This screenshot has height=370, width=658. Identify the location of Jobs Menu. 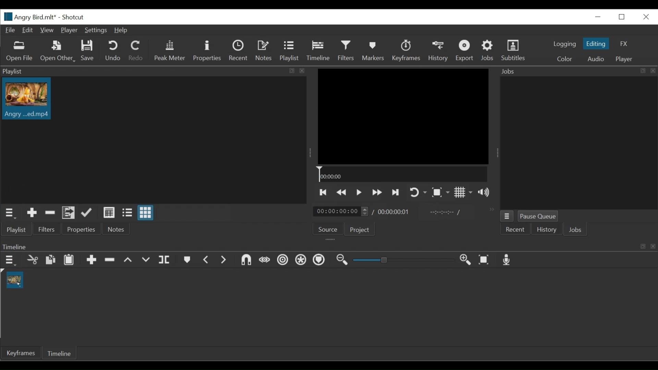
(507, 217).